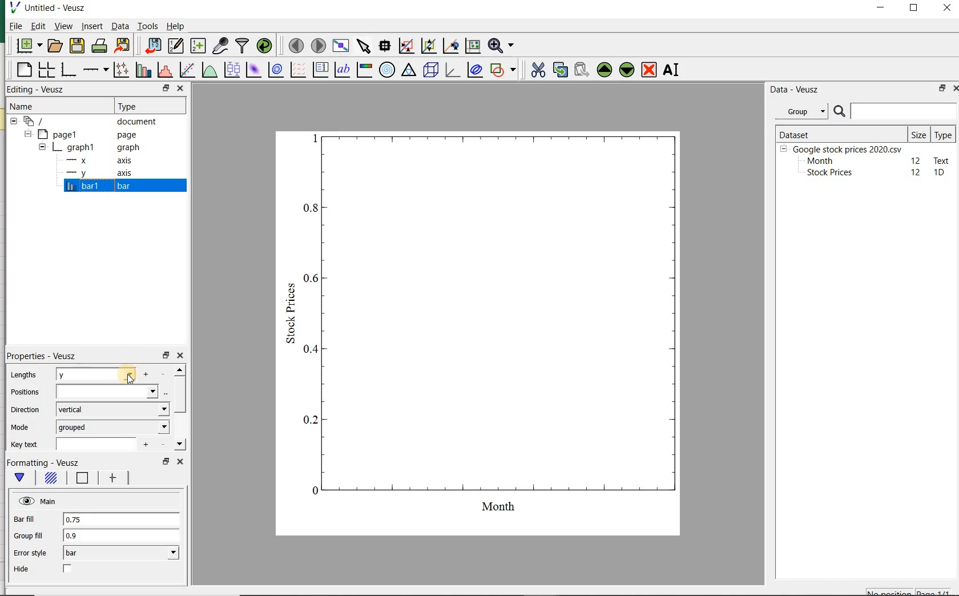  I want to click on plot a function, so click(208, 71).